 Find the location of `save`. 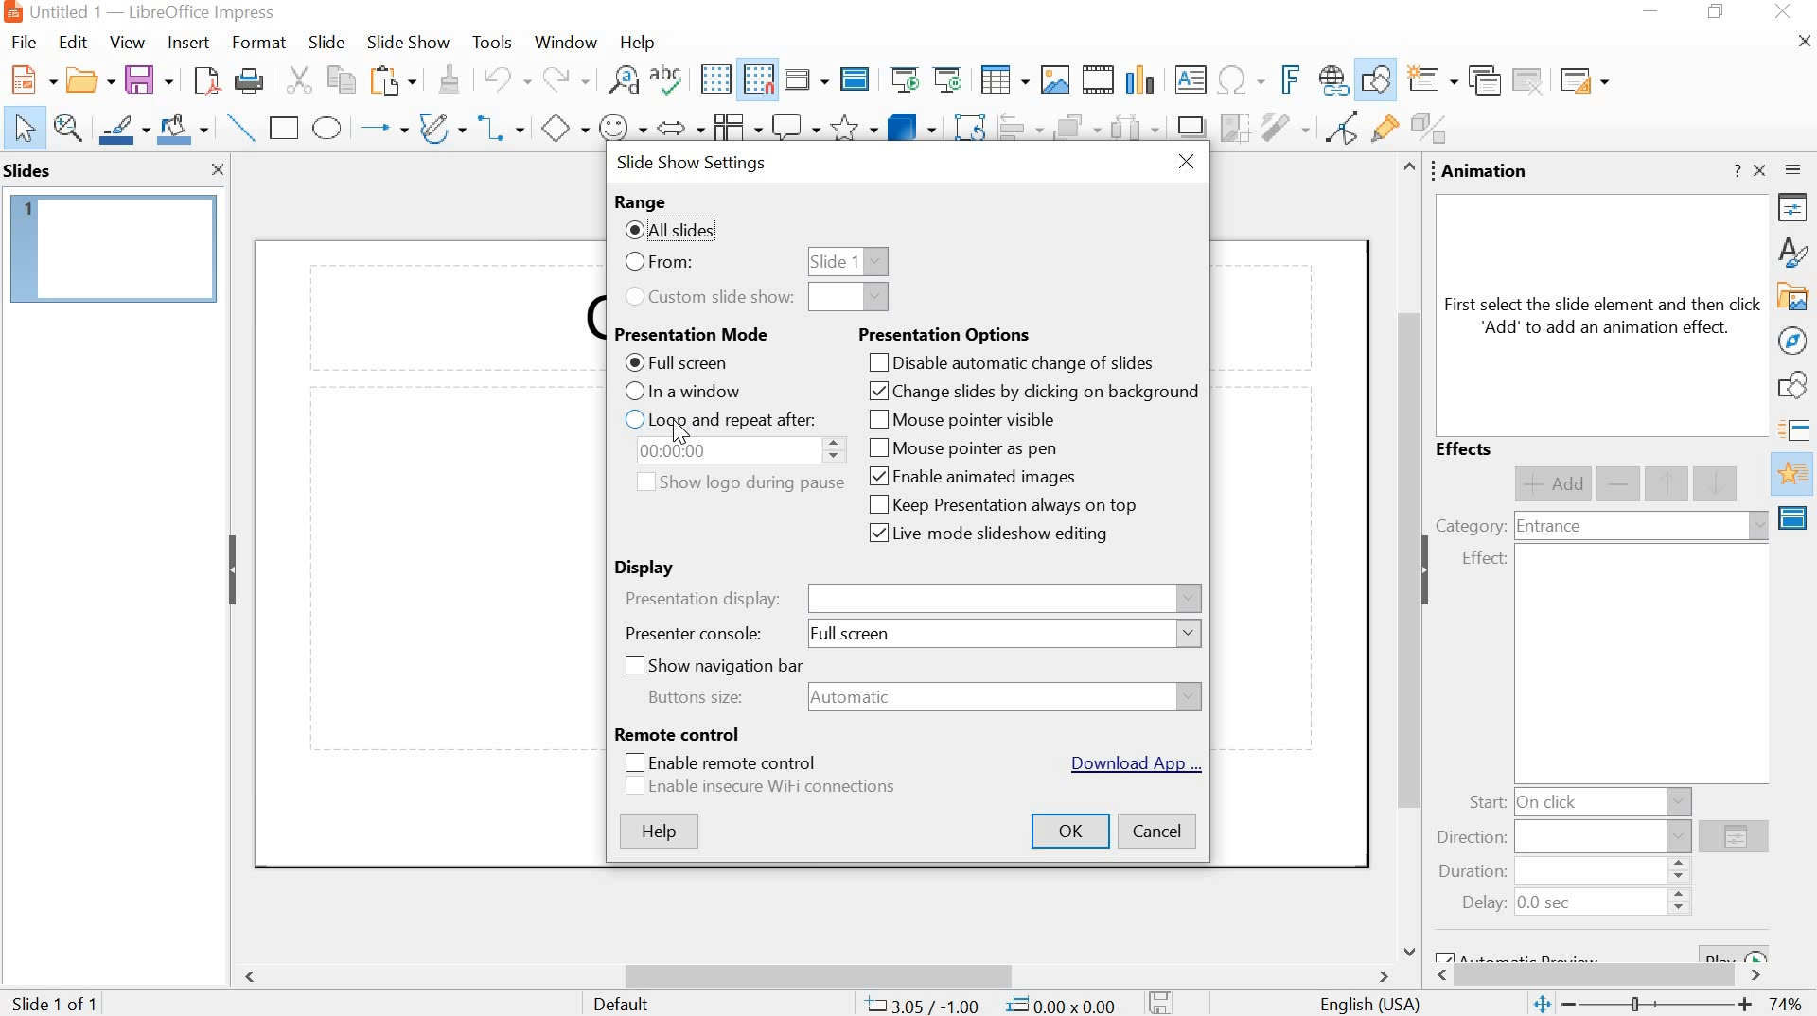

save is located at coordinates (149, 80).